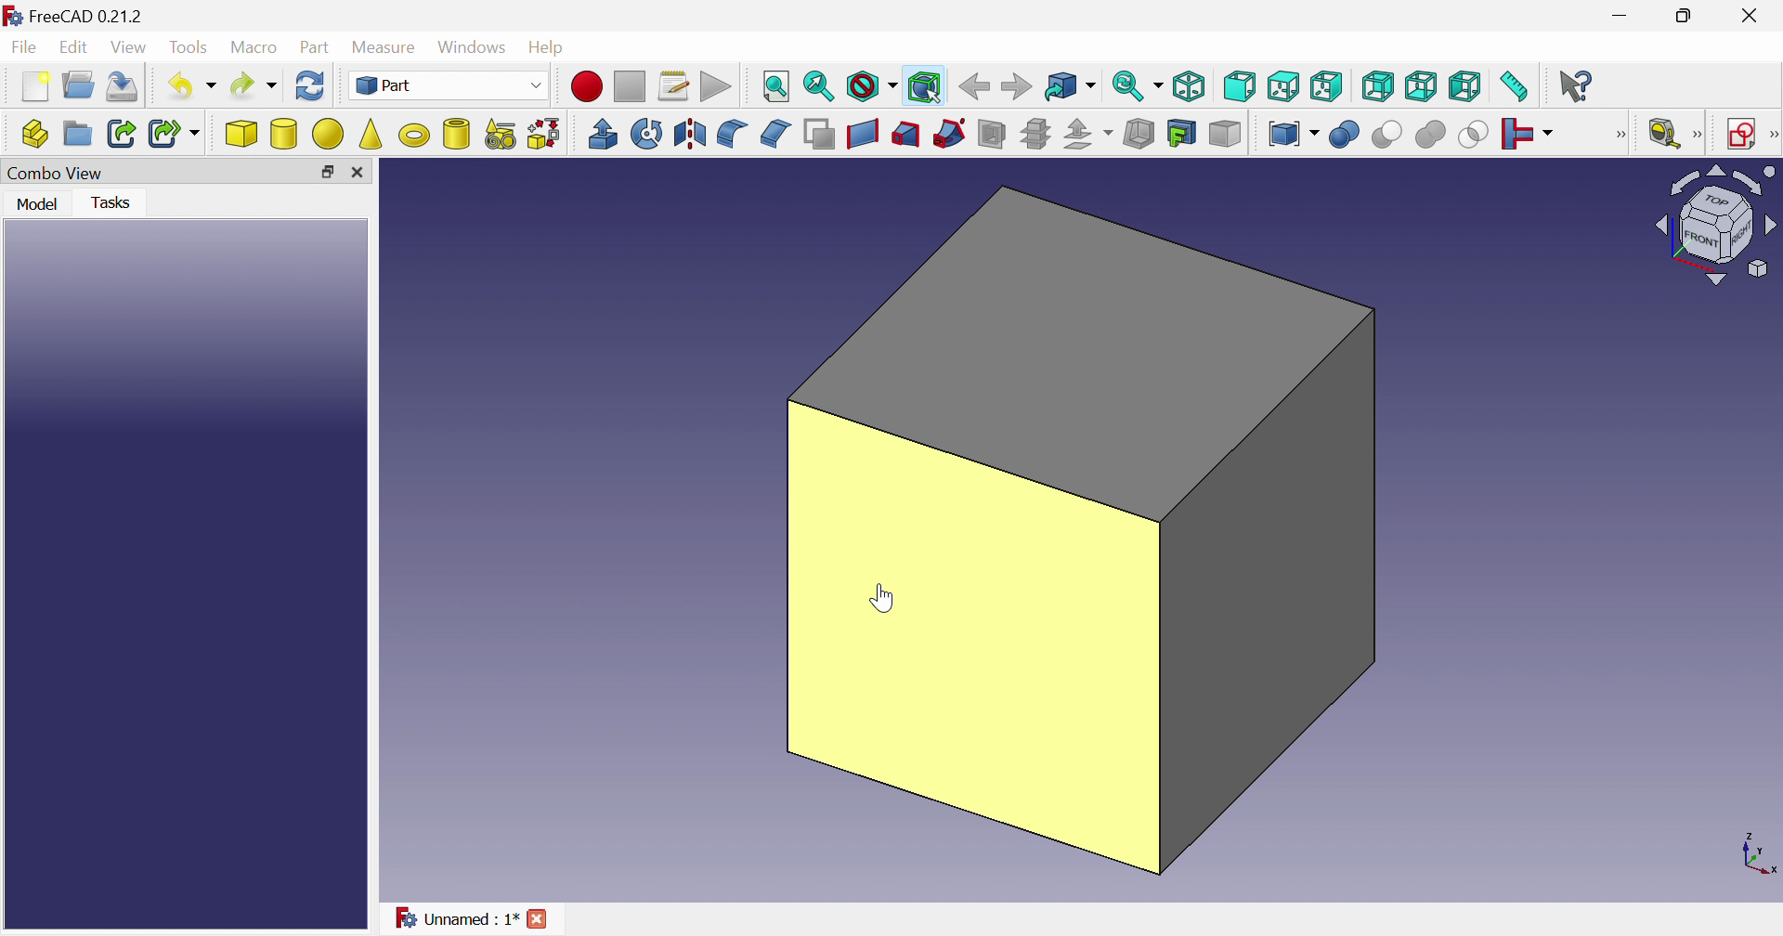  Describe the element at coordinates (1376, 85) in the screenshot. I see `Rear` at that location.